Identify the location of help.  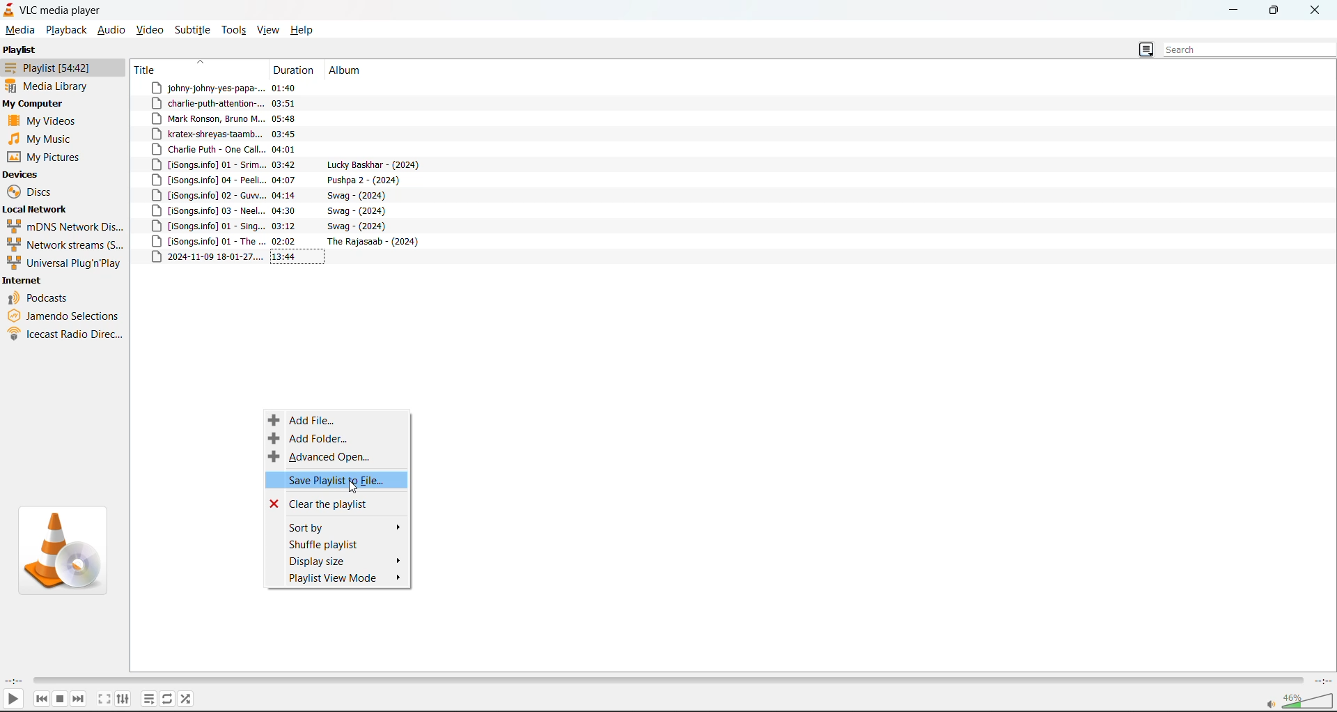
(307, 28).